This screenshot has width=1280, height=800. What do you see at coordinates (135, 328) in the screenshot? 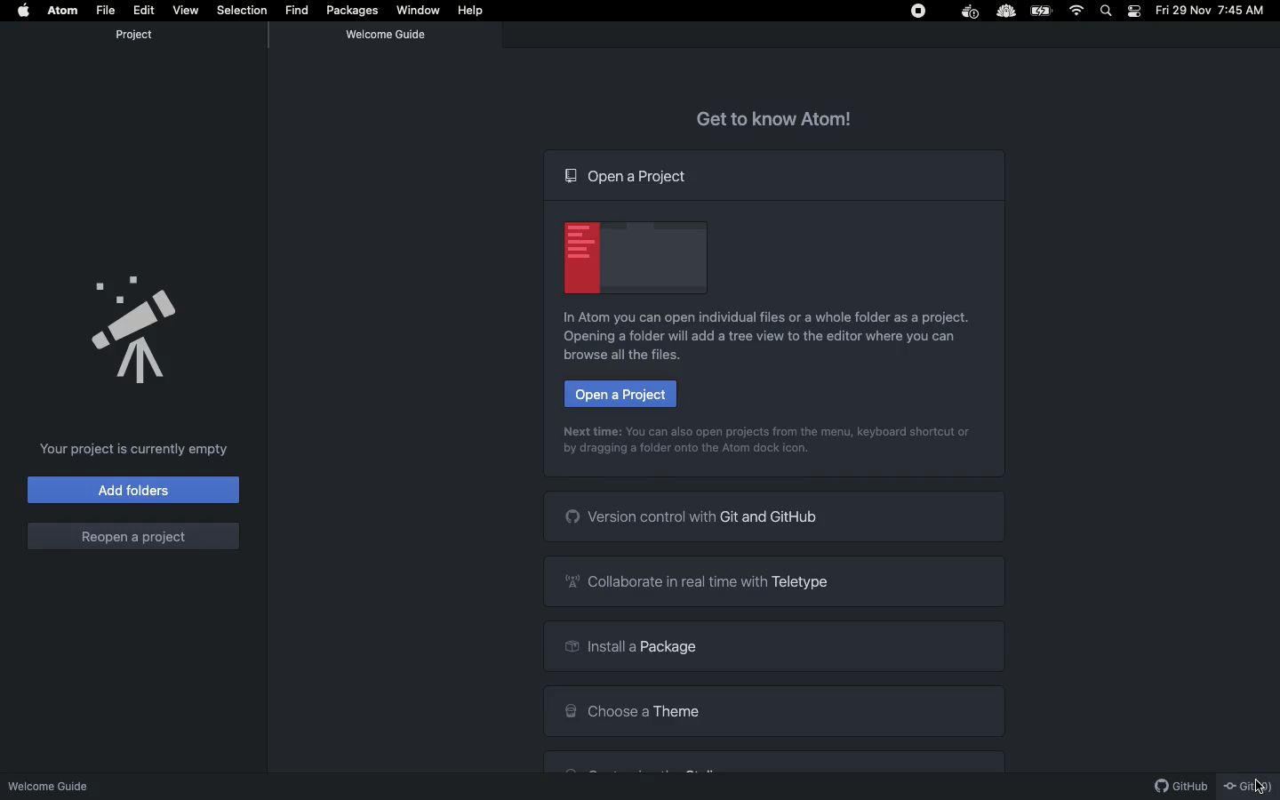
I see `Announcement` at bounding box center [135, 328].